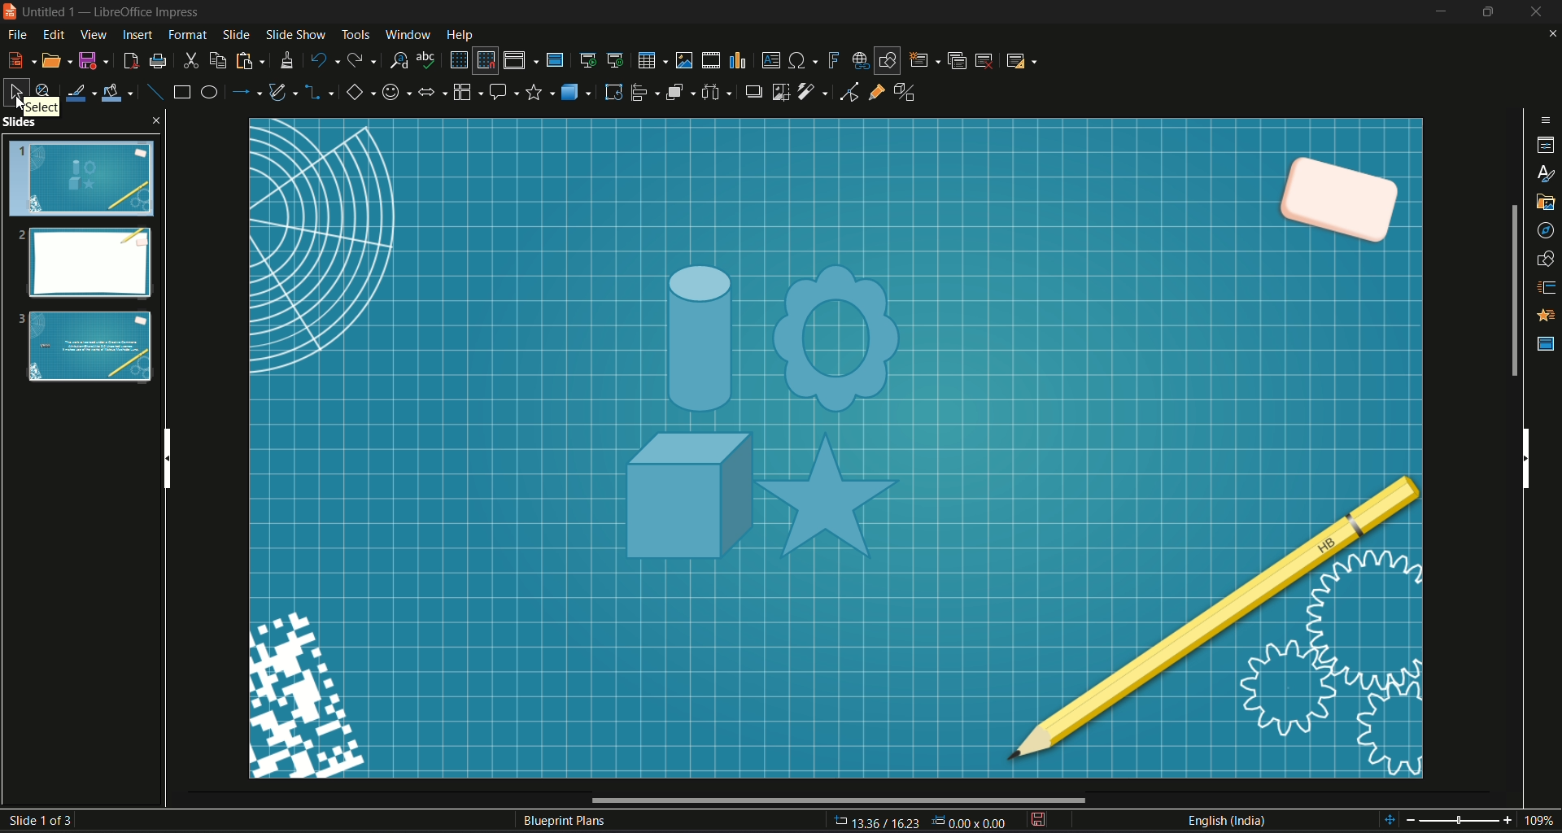 The height and width of the screenshot is (833, 1562). What do you see at coordinates (237, 33) in the screenshot?
I see `slide` at bounding box center [237, 33].